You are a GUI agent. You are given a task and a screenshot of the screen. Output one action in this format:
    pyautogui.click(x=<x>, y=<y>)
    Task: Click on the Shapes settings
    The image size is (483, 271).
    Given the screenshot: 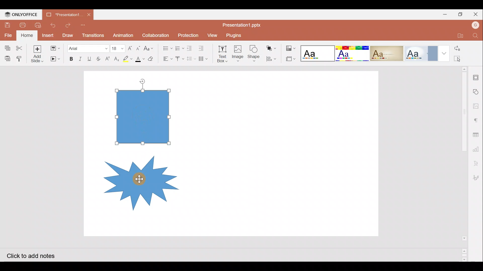 What is the action you would take?
    pyautogui.click(x=477, y=91)
    